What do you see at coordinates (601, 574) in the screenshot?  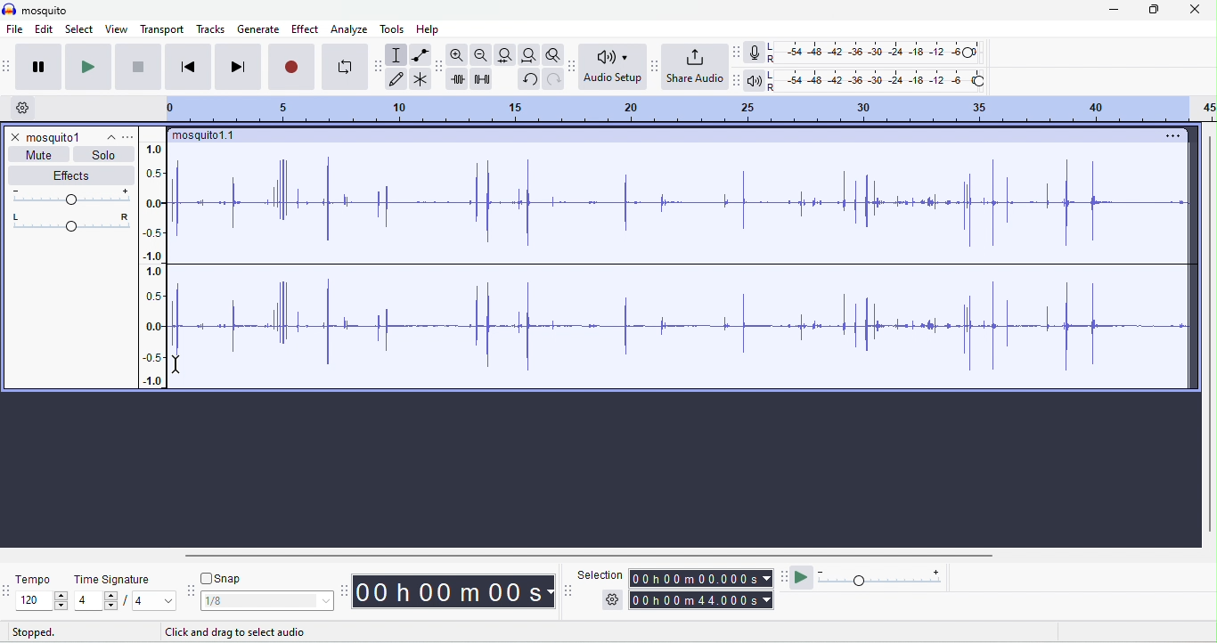 I see `selection` at bounding box center [601, 574].